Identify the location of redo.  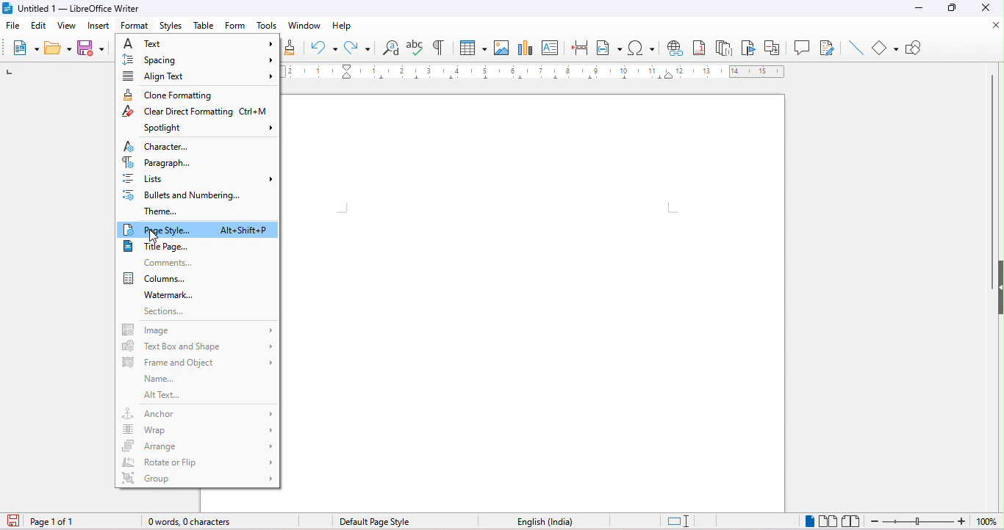
(359, 47).